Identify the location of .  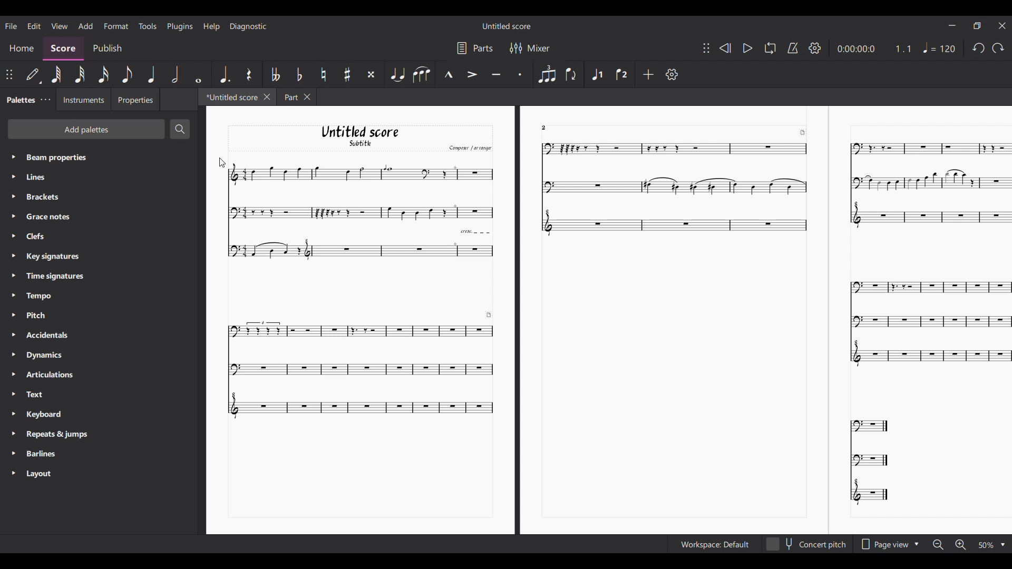
(461, 47).